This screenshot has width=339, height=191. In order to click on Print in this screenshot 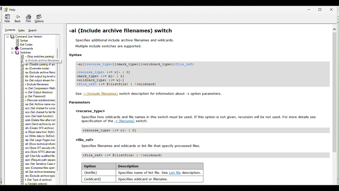, I will do `click(27, 18)`.